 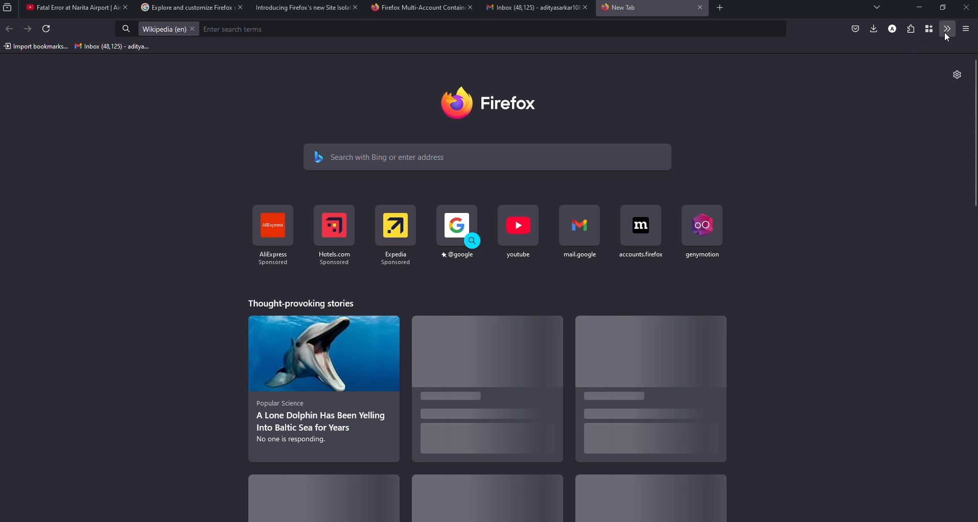 What do you see at coordinates (582, 7) in the screenshot?
I see `close` at bounding box center [582, 7].